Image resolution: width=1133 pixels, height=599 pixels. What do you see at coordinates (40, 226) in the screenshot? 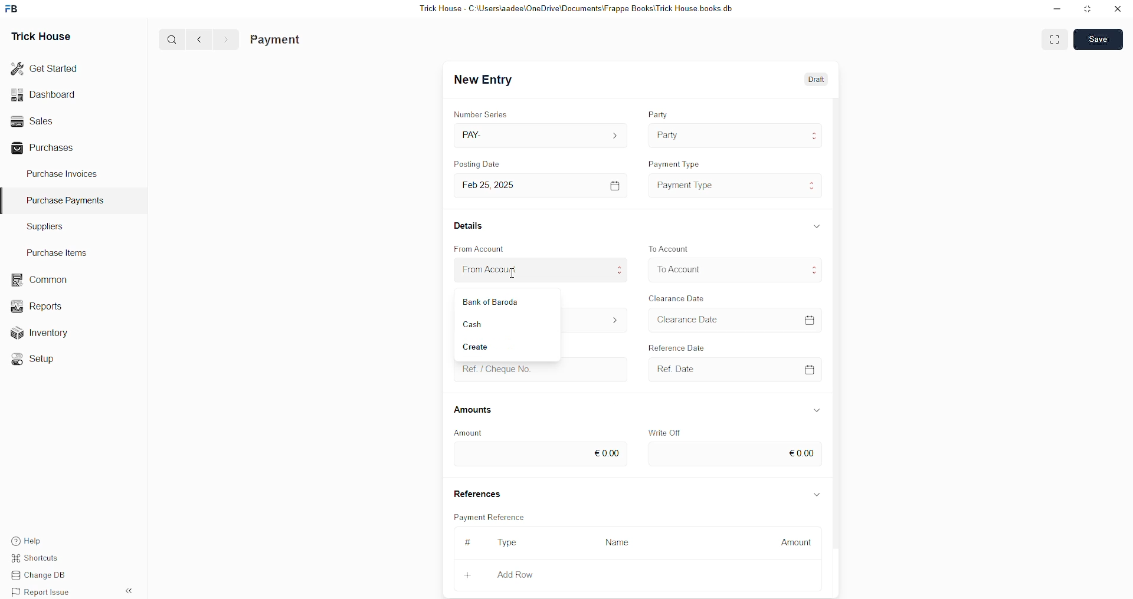
I see `Suppliers` at bounding box center [40, 226].